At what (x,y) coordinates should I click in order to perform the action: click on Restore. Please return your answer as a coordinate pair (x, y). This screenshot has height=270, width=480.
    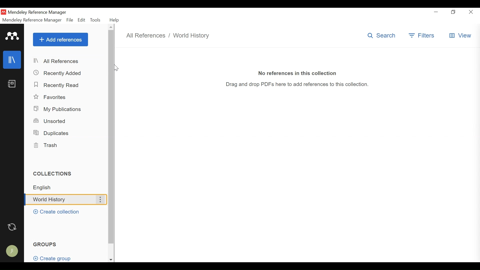
    Looking at the image, I should click on (453, 12).